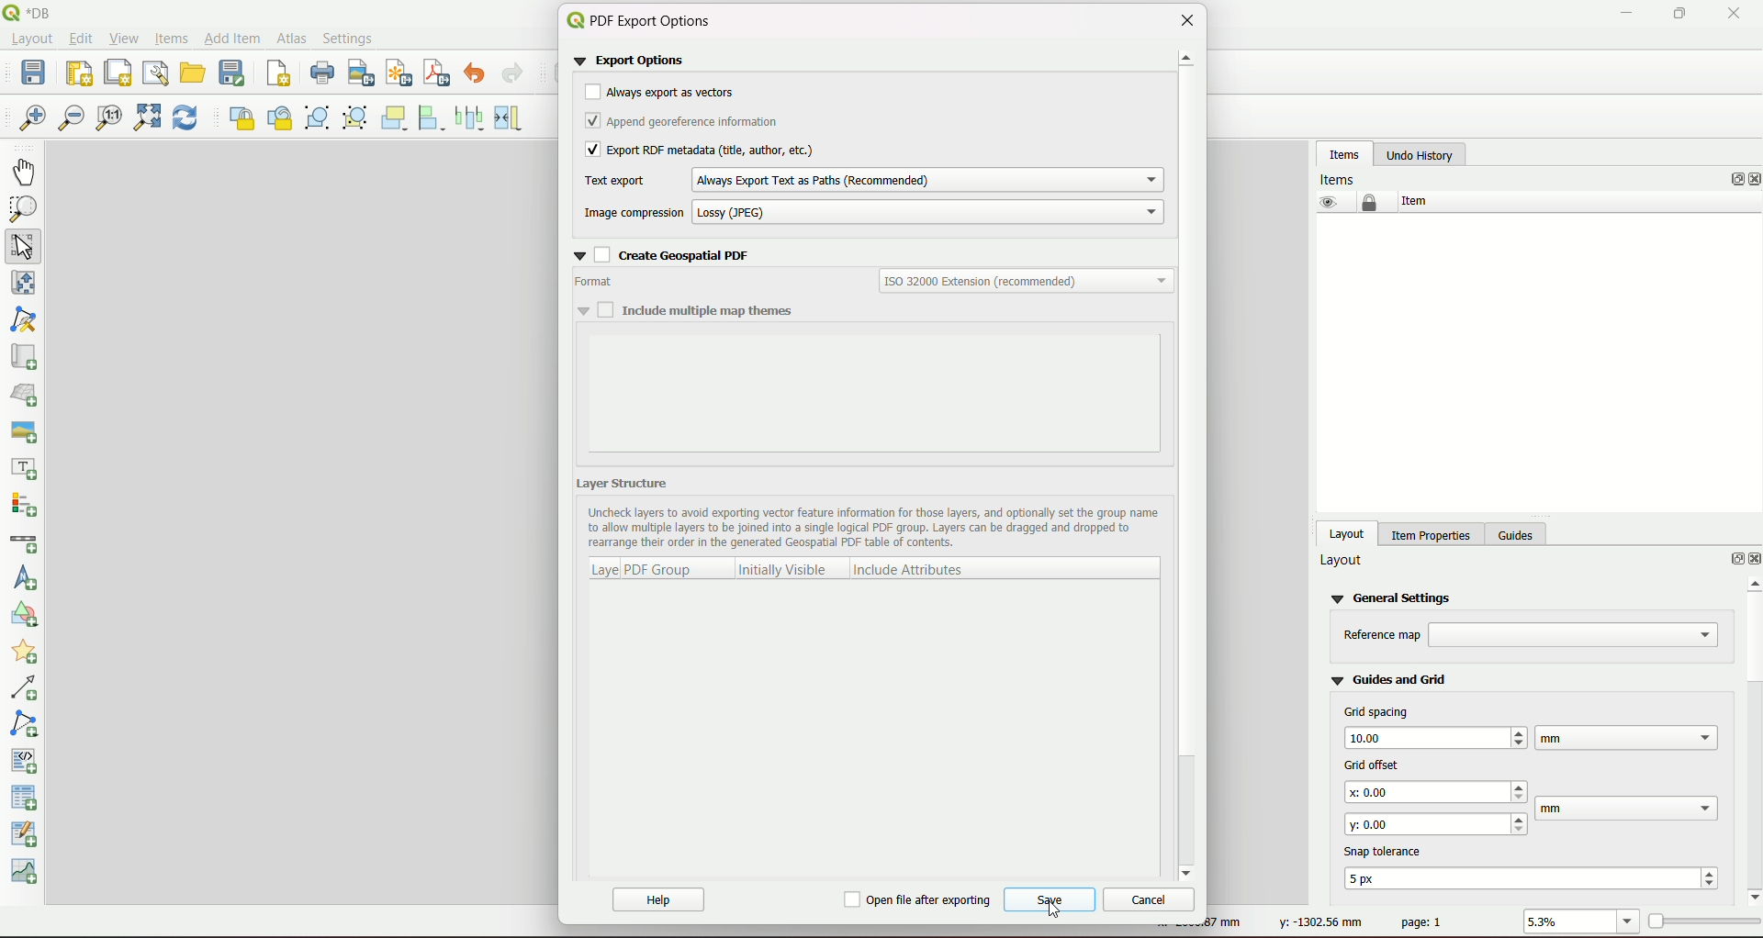 The image size is (1763, 938). Describe the element at coordinates (35, 13) in the screenshot. I see `Name and logo` at that location.